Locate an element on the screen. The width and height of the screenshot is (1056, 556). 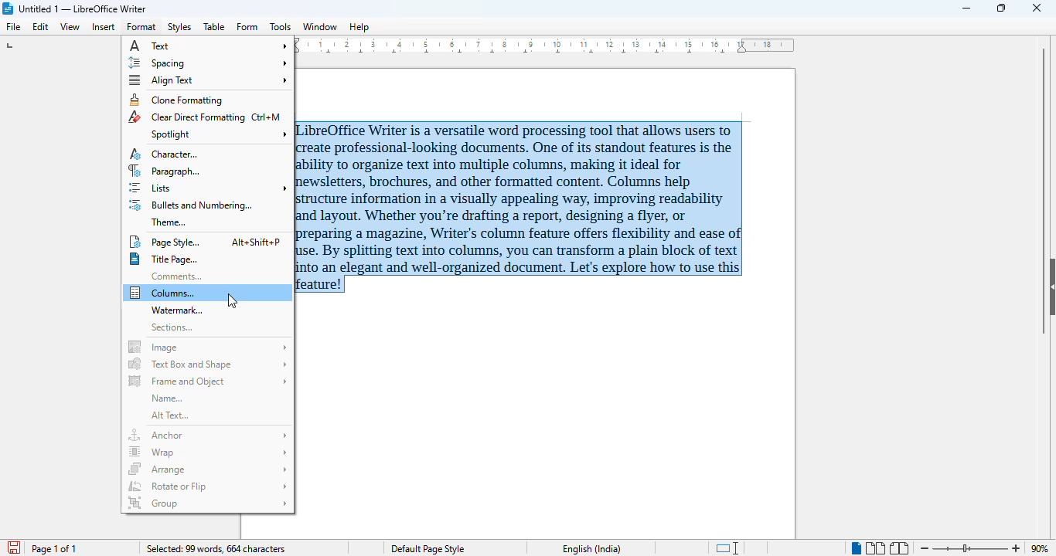
text box and shape is located at coordinates (209, 364).